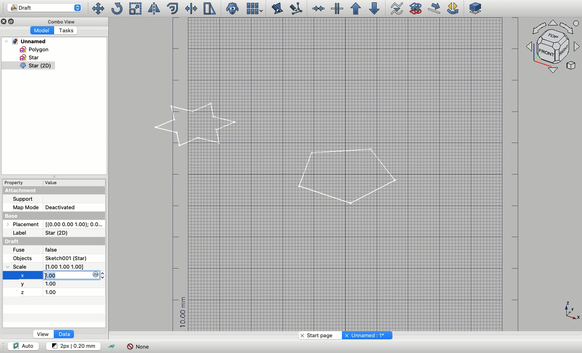 The height and width of the screenshot is (353, 582). Describe the element at coordinates (295, 9) in the screenshot. I see `Subelement highlight` at that location.